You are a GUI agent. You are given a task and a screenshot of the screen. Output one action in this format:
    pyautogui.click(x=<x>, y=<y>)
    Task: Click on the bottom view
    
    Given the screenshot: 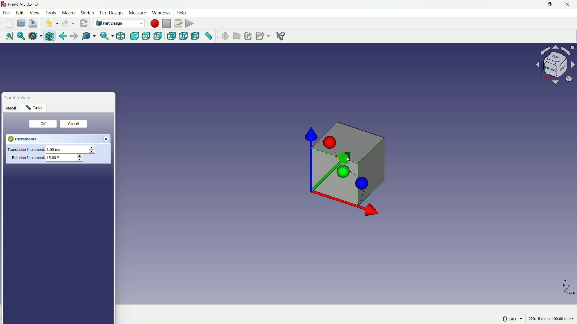 What is the action you would take?
    pyautogui.click(x=184, y=36)
    